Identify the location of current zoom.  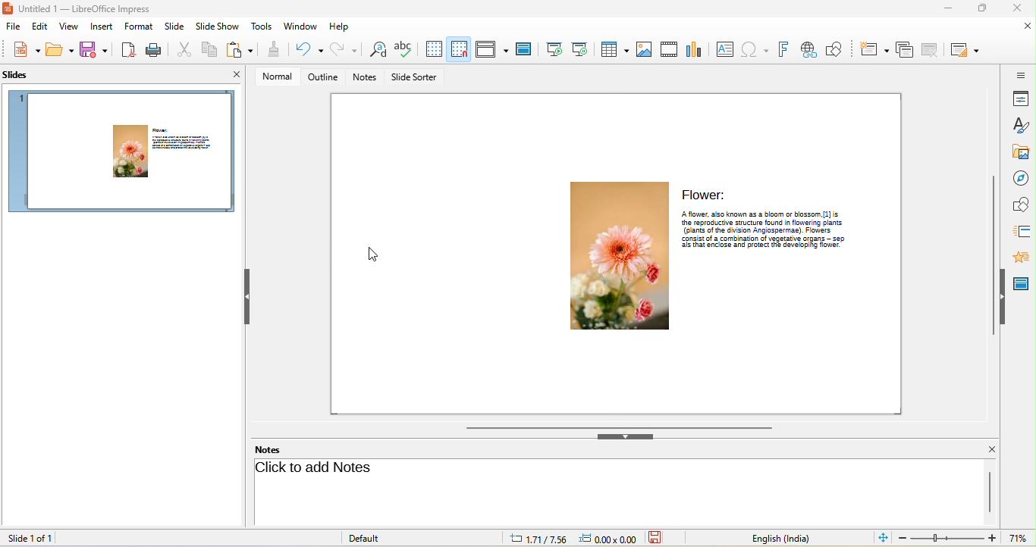
(1022, 539).